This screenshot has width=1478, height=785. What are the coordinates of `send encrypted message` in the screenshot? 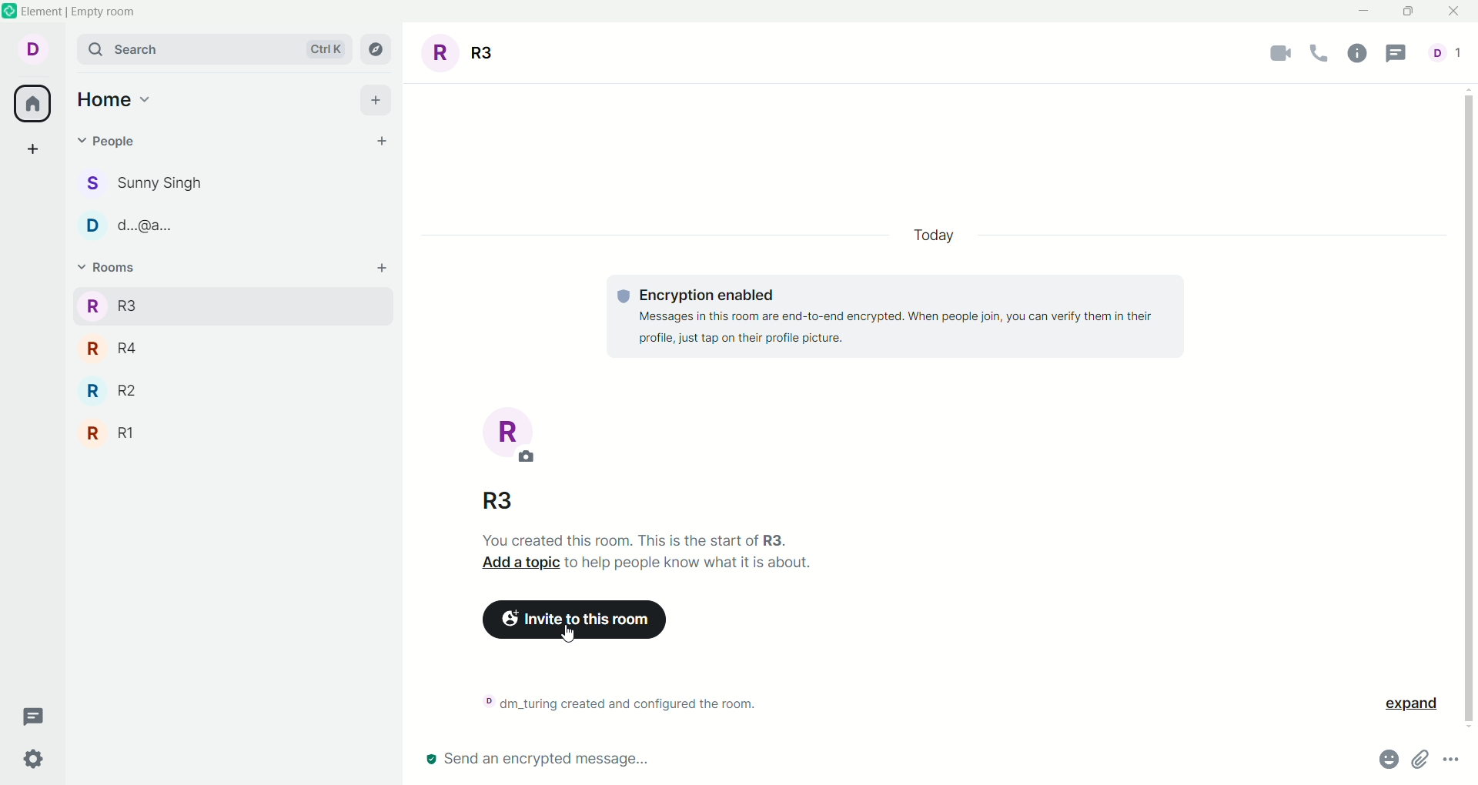 It's located at (542, 762).